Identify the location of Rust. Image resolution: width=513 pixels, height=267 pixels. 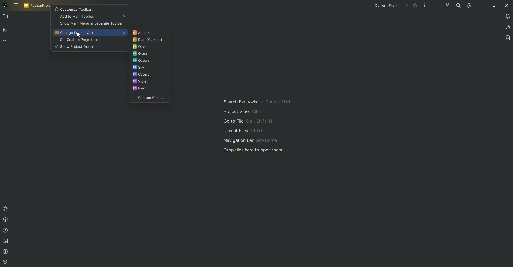
(148, 40).